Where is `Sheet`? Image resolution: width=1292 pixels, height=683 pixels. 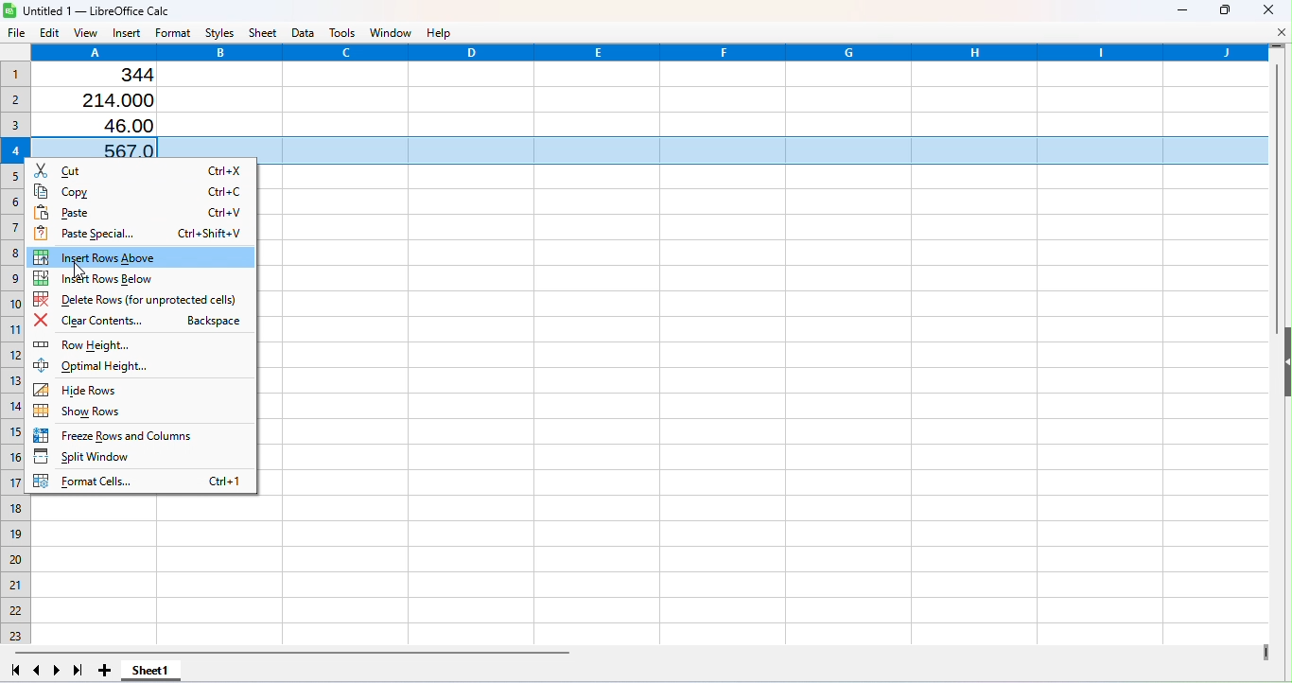
Sheet is located at coordinates (265, 32).